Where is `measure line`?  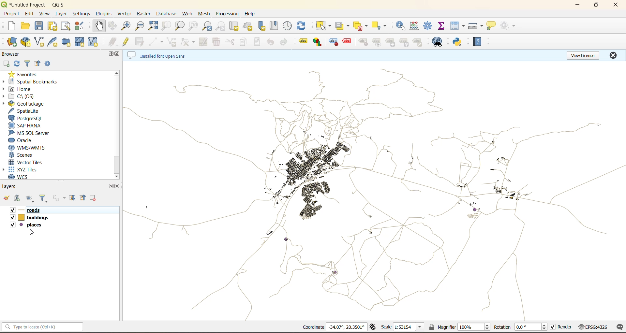
measure line is located at coordinates (476, 27).